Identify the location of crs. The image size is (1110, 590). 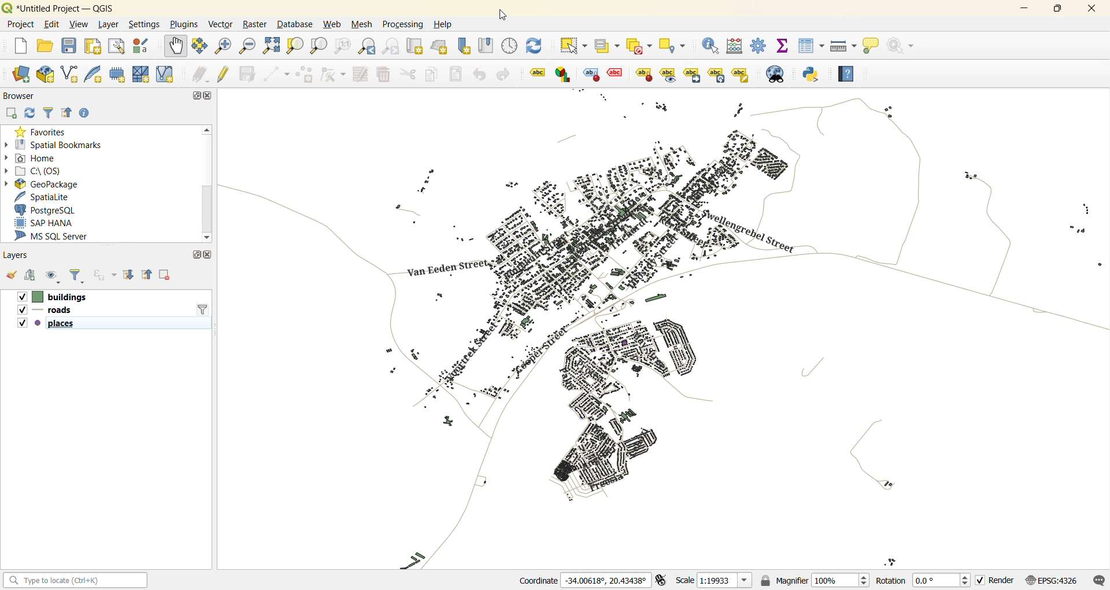
(1054, 580).